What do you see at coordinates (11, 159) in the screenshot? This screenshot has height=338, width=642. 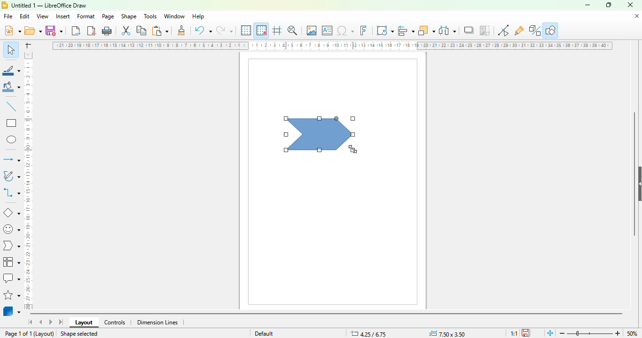 I see `lines and arrows` at bounding box center [11, 159].